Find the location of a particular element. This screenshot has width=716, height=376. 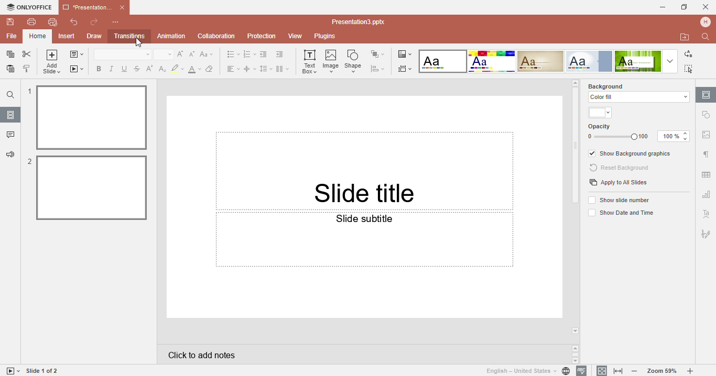

Basic is located at coordinates (491, 61).